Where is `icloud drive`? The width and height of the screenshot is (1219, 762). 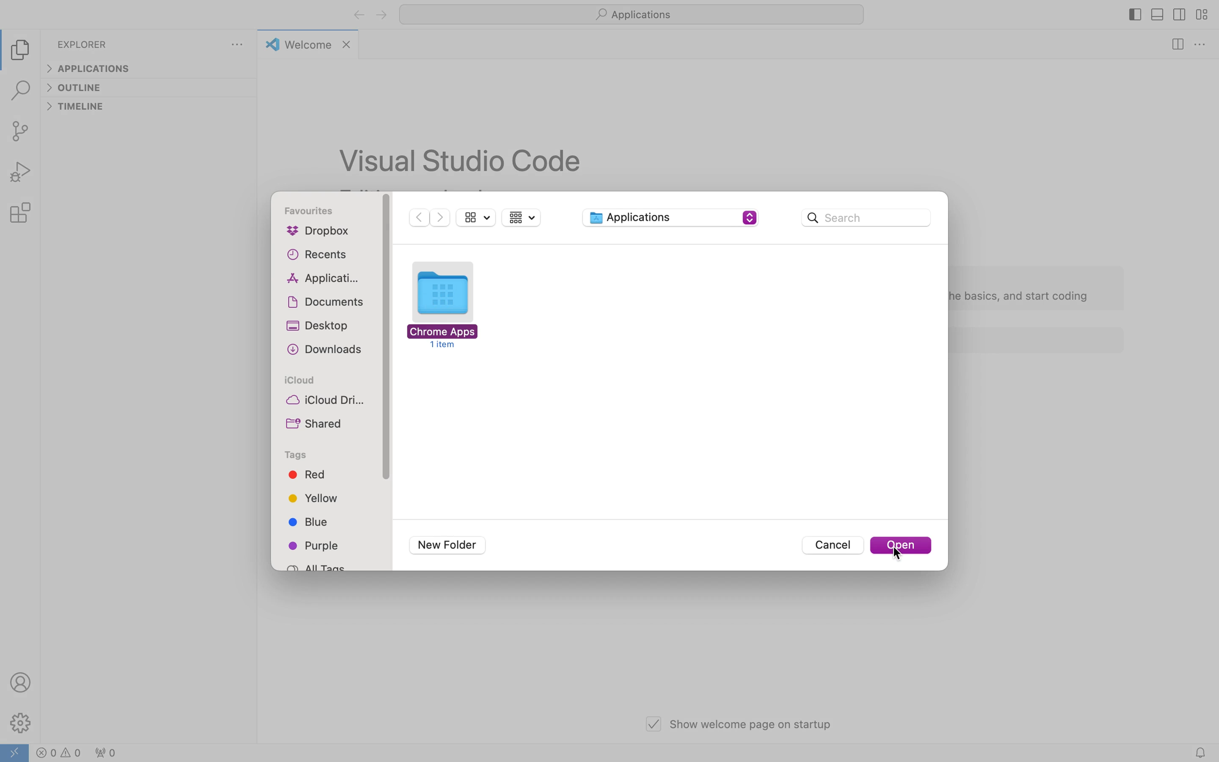 icloud drive is located at coordinates (327, 402).